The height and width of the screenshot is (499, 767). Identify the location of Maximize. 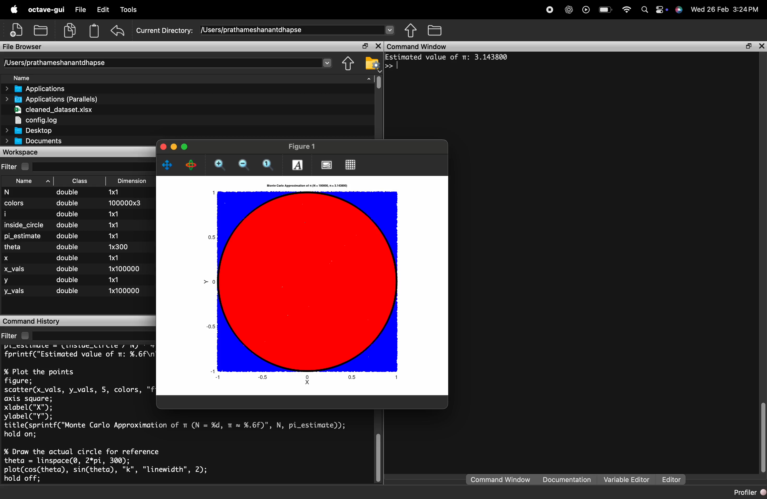
(186, 147).